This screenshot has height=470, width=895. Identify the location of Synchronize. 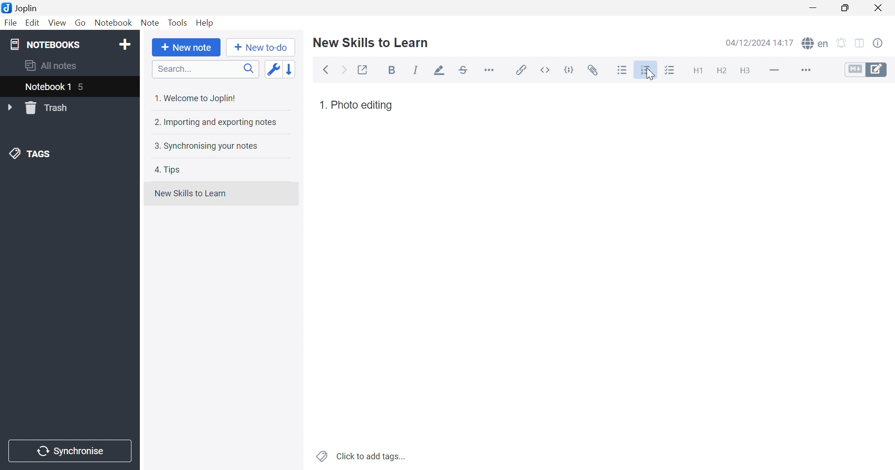
(72, 451).